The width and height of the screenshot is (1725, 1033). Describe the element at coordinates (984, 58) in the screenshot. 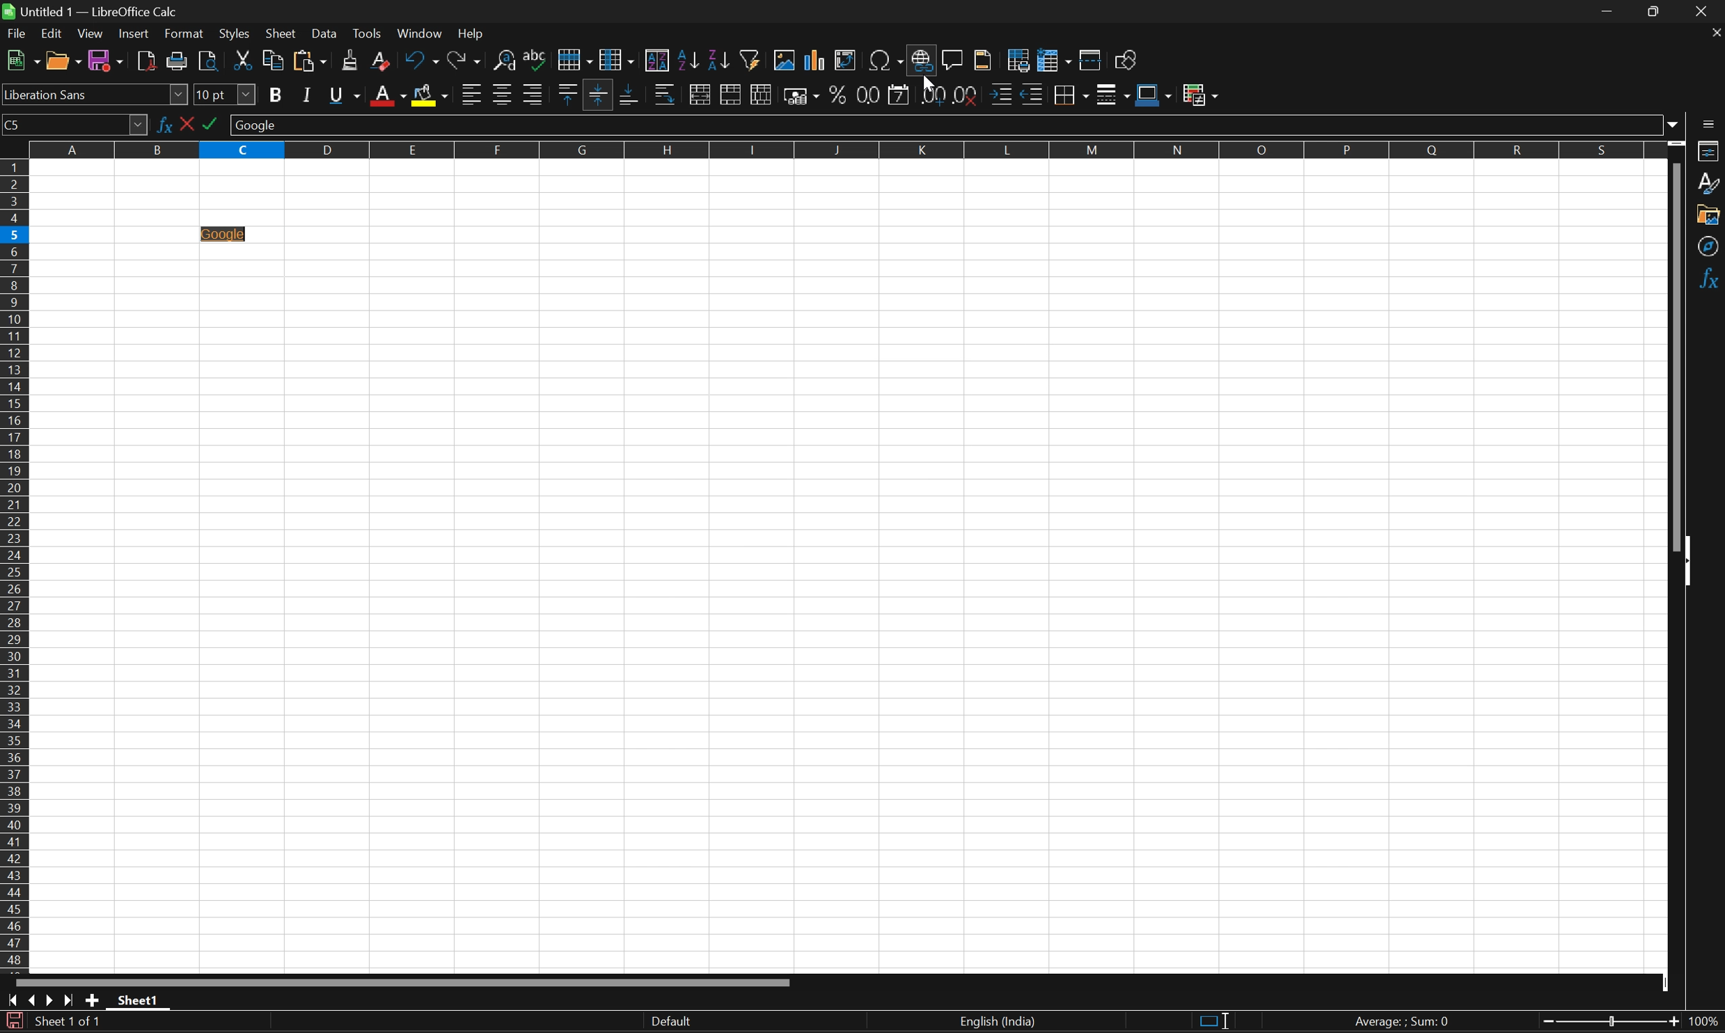

I see `Headers and footers` at that location.